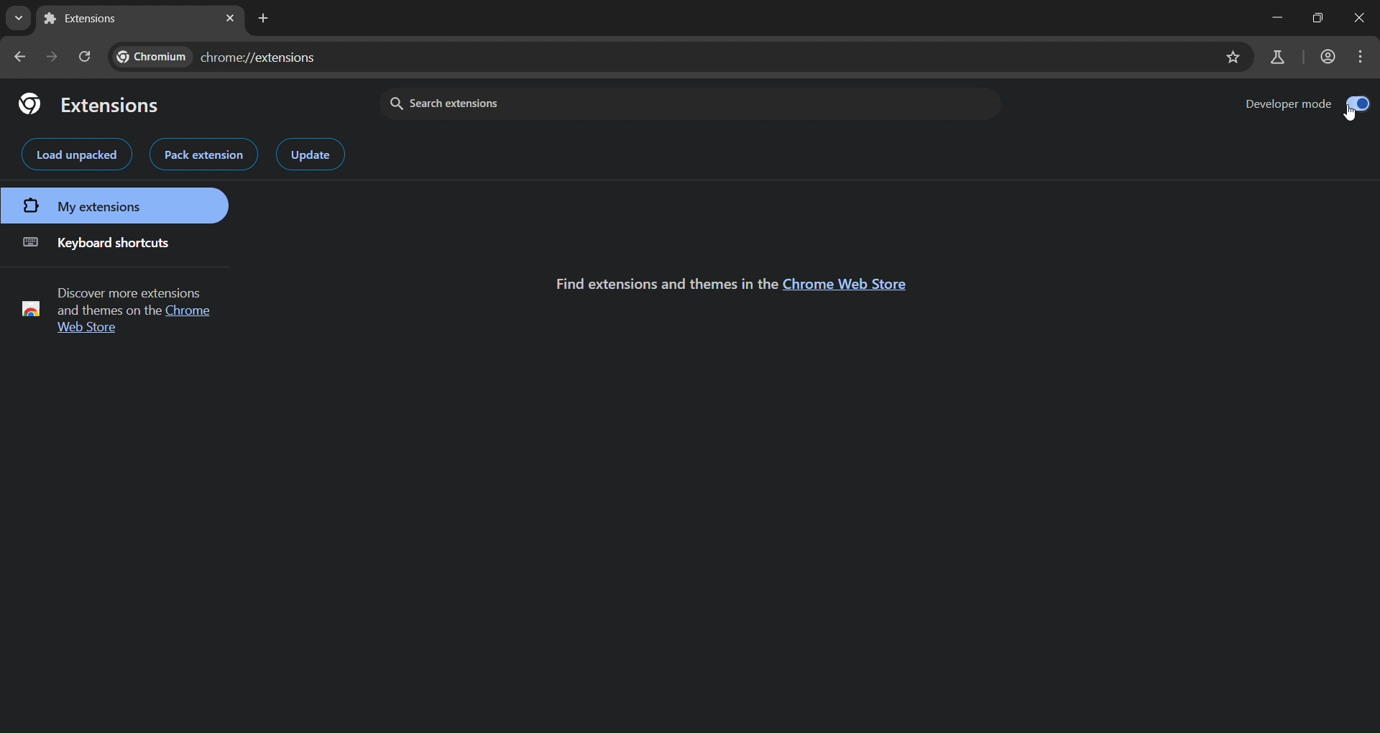 This screenshot has height=733, width=1380. I want to click on Discover more extensions, so click(128, 292).